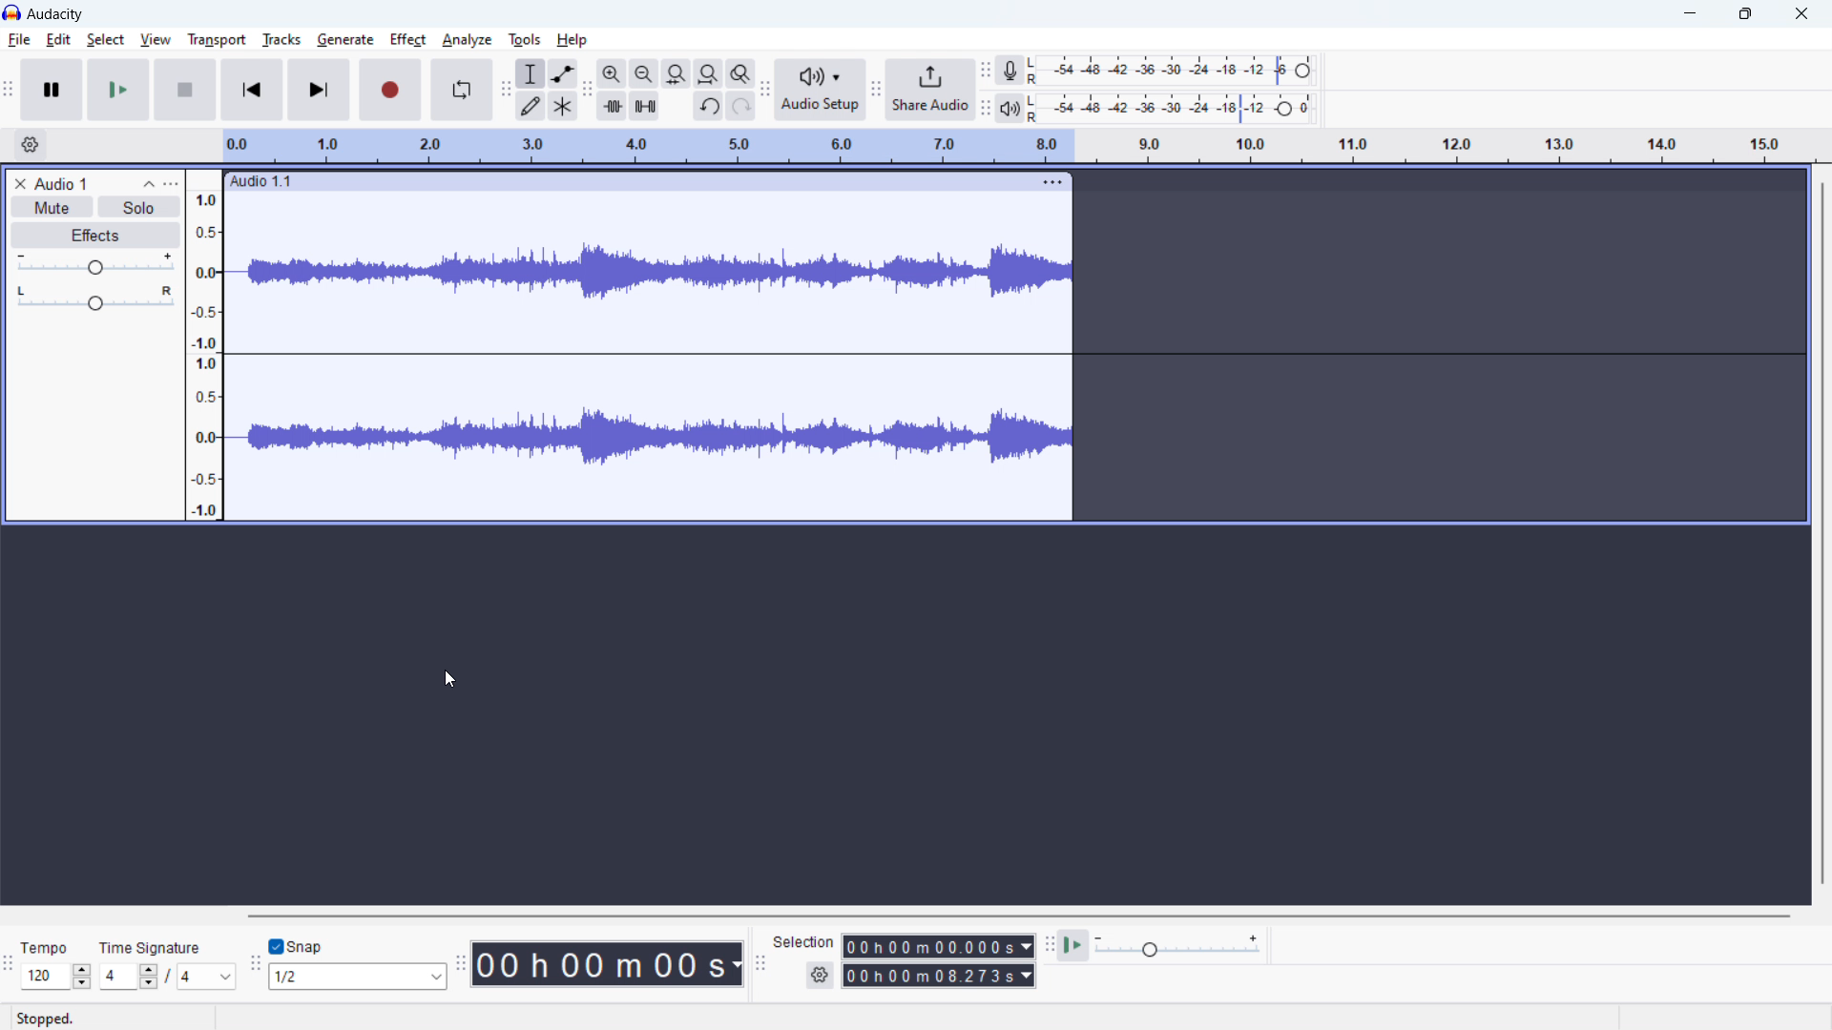 Image resolution: width=1832 pixels, height=1030 pixels. I want to click on undo, so click(709, 106).